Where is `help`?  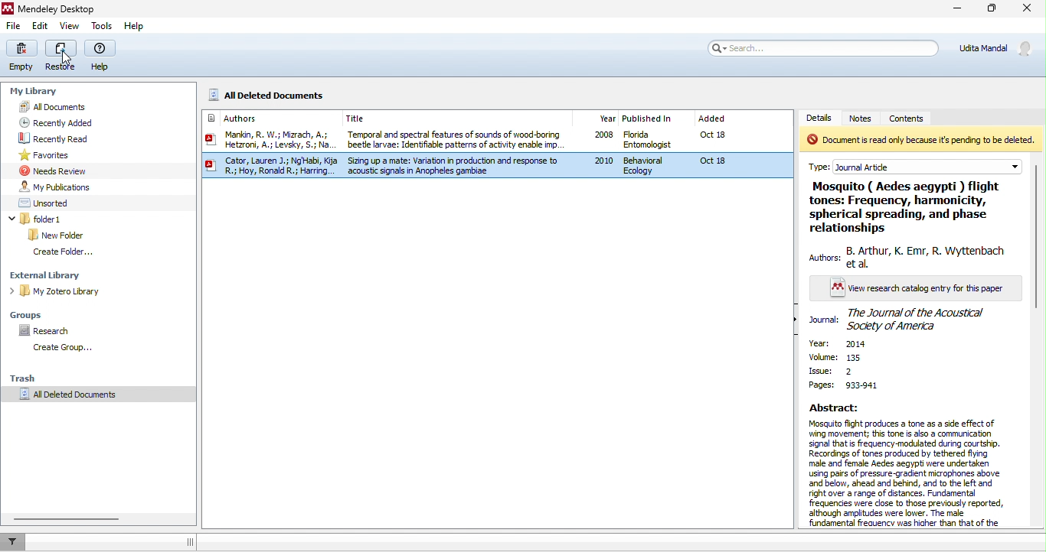 help is located at coordinates (102, 57).